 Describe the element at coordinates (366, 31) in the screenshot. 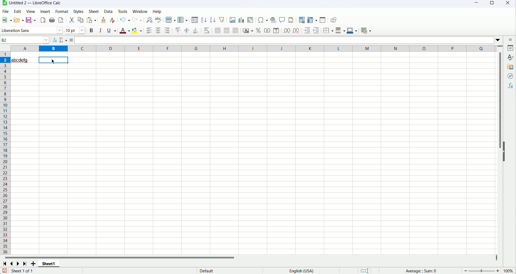

I see `conditional` at that location.